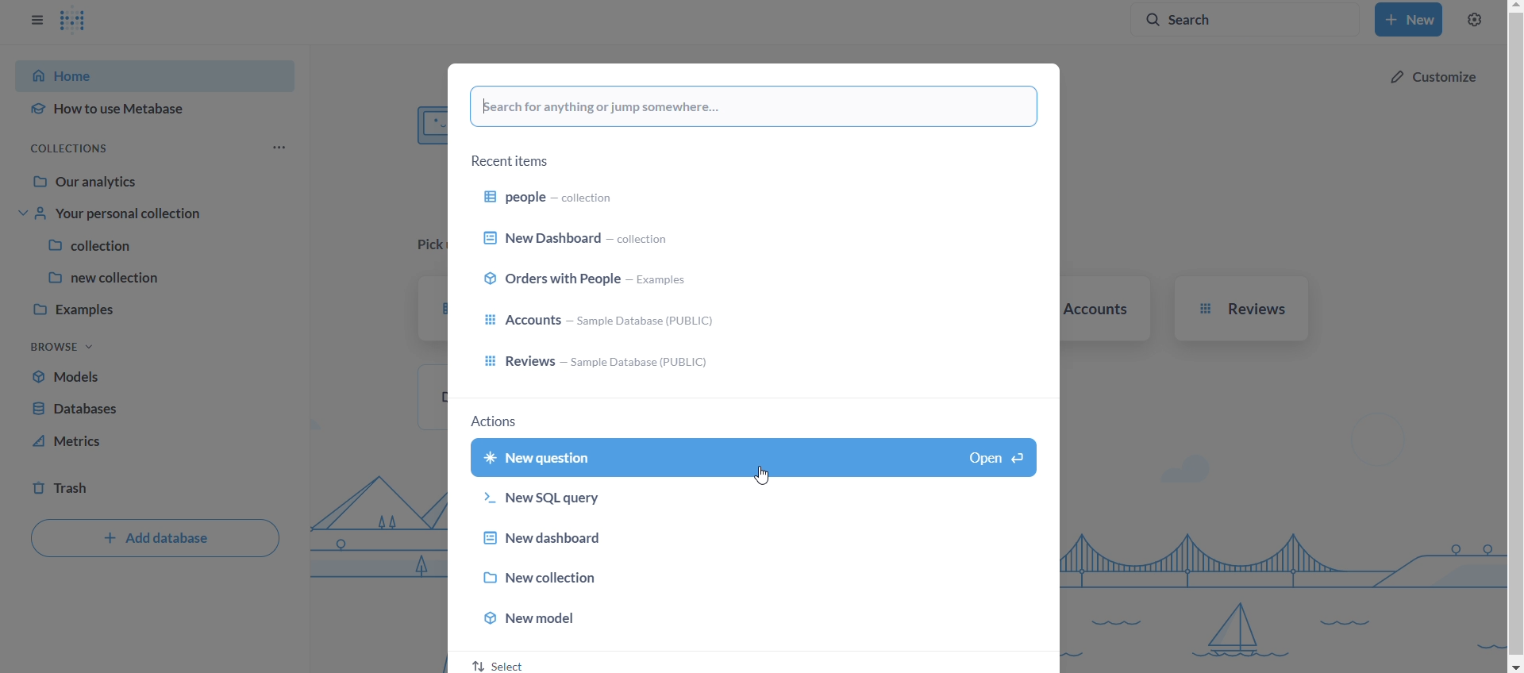  Describe the element at coordinates (158, 215) in the screenshot. I see `your personal collection` at that location.